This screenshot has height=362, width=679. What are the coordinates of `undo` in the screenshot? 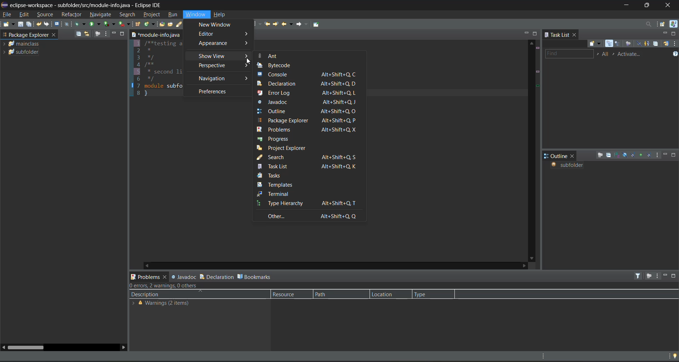 It's located at (39, 24).